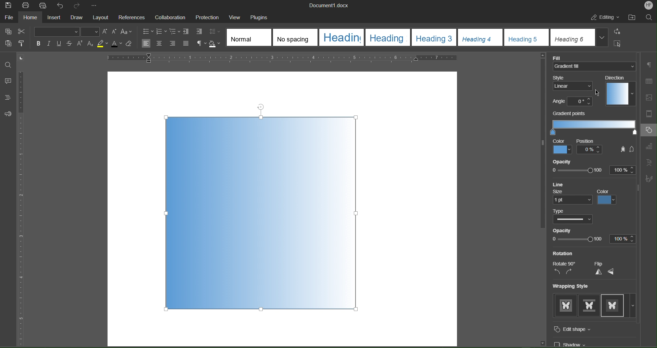 This screenshot has width=657, height=348. I want to click on Increase Indent, so click(200, 32).